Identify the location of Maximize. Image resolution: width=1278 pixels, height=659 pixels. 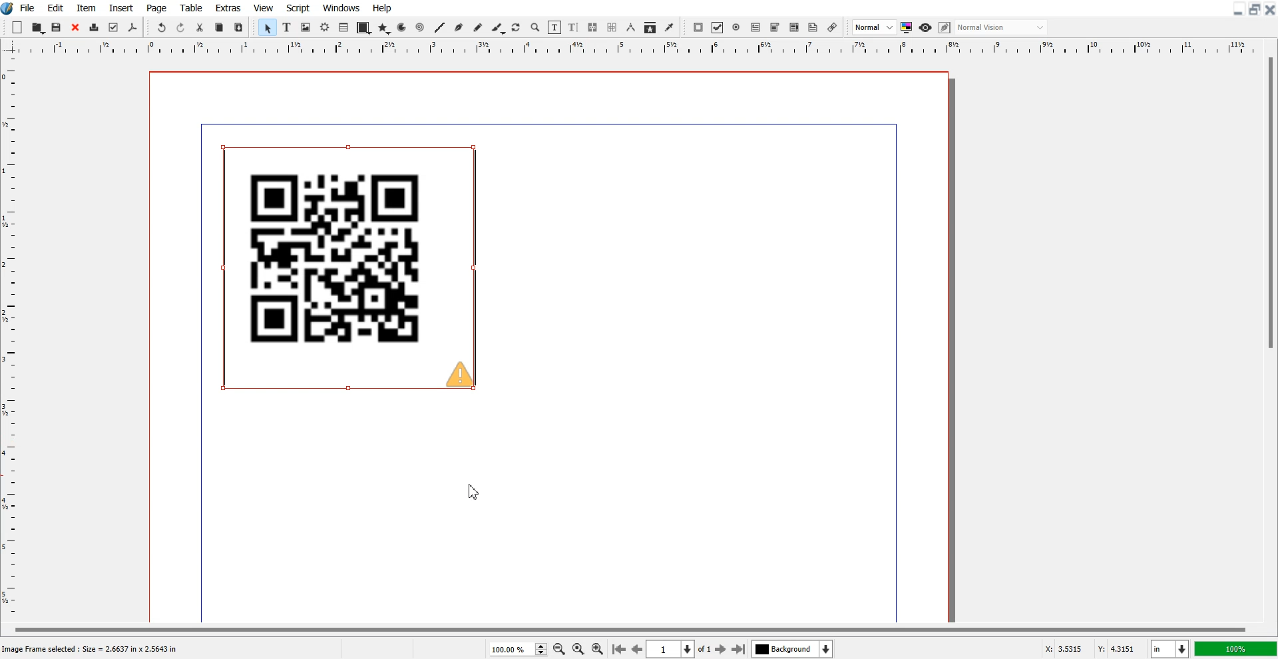
(1254, 9).